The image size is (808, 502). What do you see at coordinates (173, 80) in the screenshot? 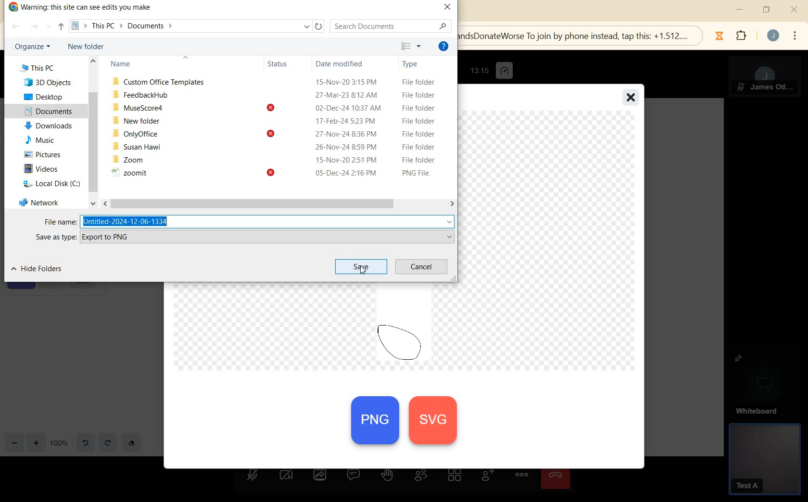
I see `Custom Office Templates 15-Nov-20 3:15 PM File folder` at bounding box center [173, 80].